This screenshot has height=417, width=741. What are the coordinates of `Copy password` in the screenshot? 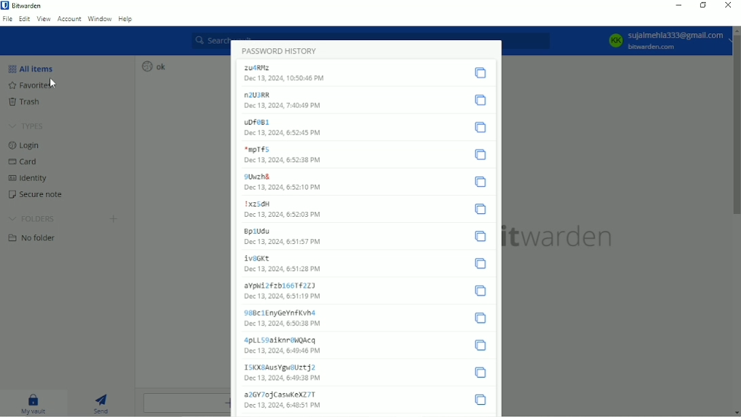 It's located at (480, 128).